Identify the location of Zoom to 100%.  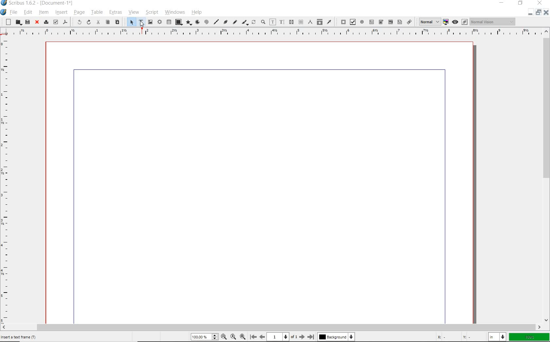
(233, 337).